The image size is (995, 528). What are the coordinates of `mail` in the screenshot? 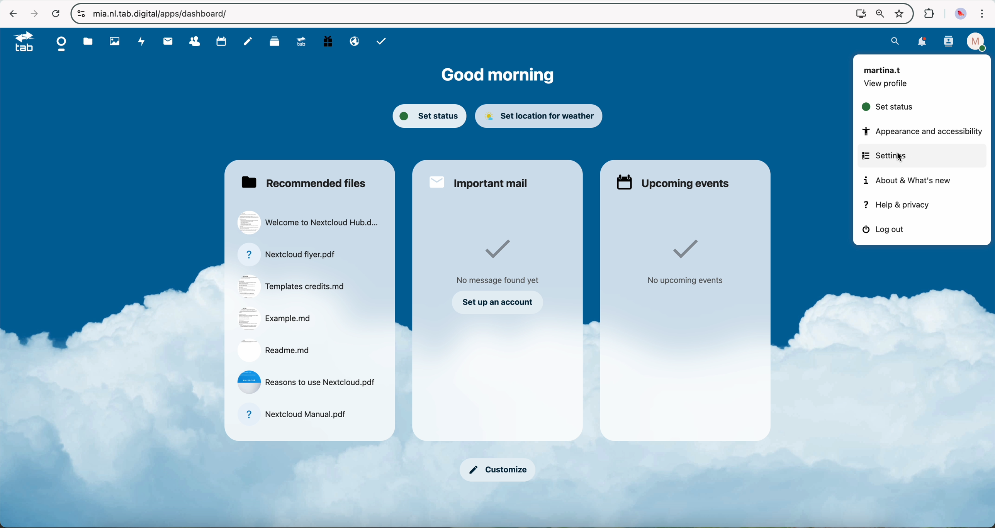 It's located at (166, 42).